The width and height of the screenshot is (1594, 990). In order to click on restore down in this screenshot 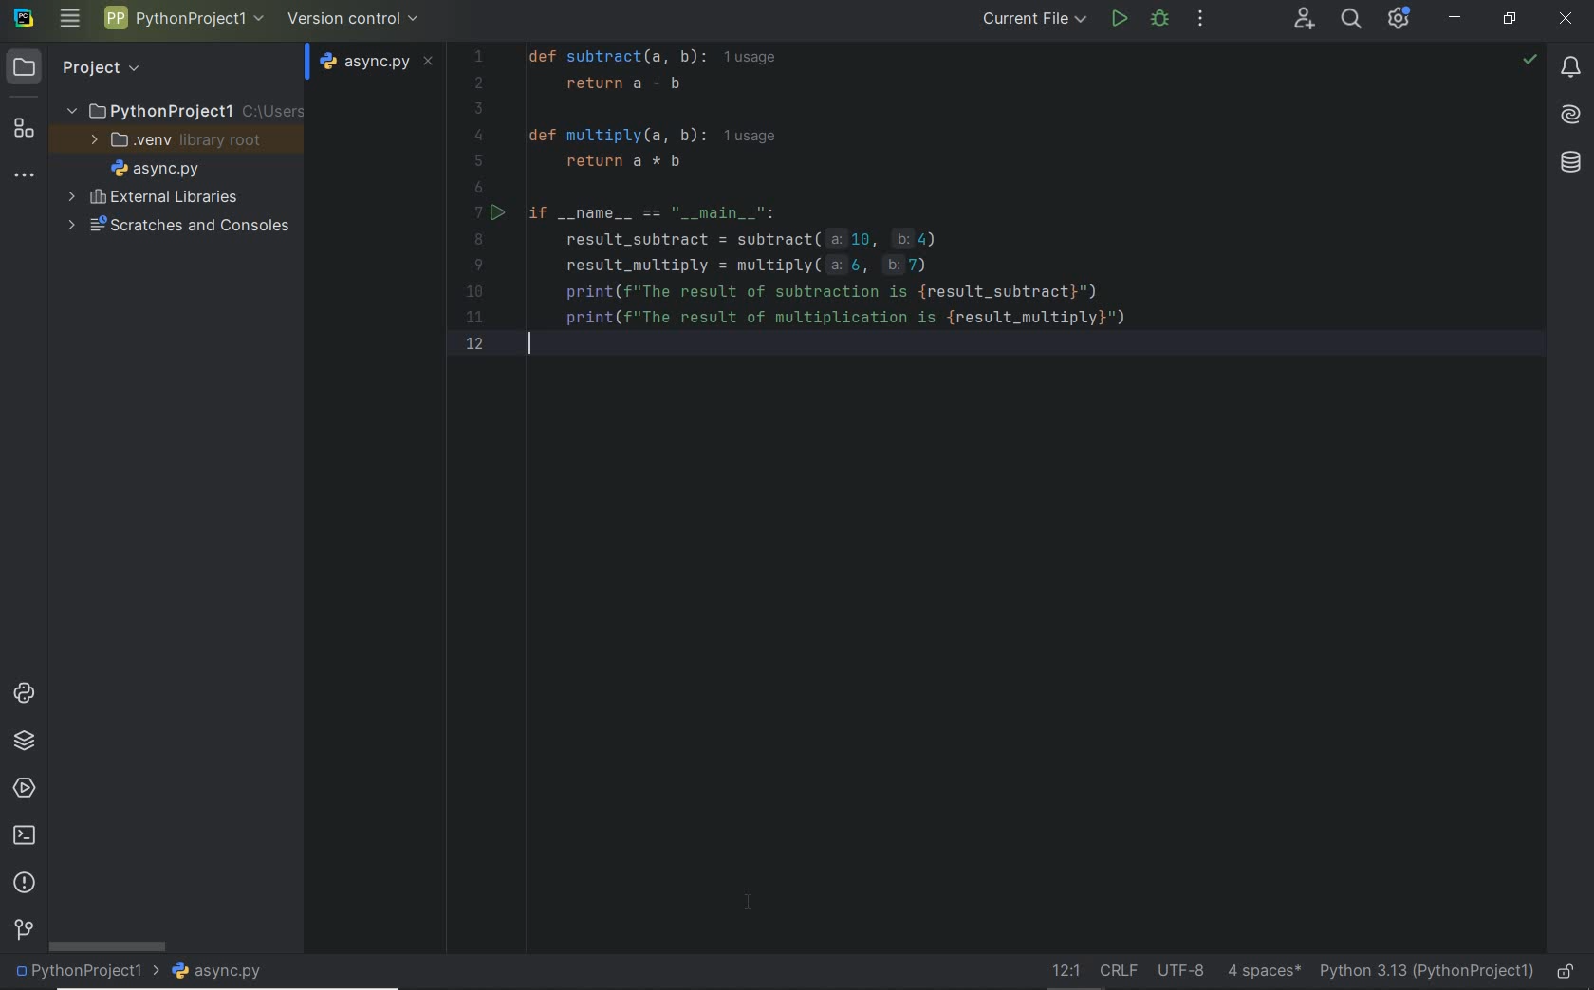, I will do `click(1510, 23)`.